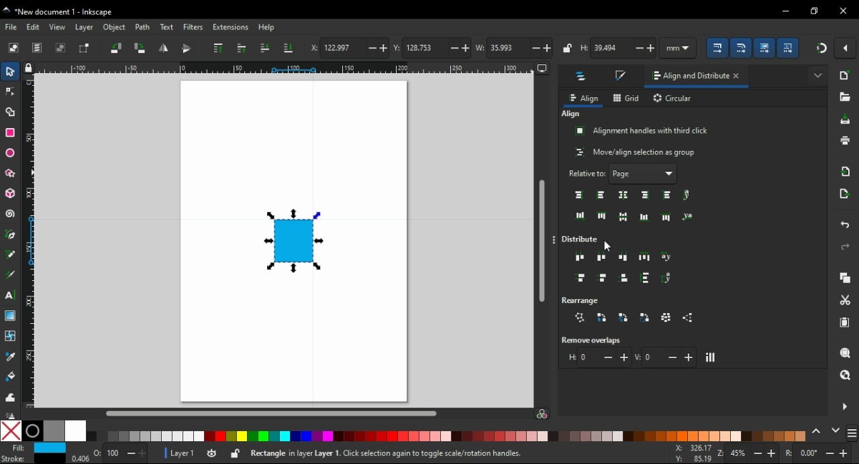 This screenshot has width=859, height=464. What do you see at coordinates (744, 47) in the screenshot?
I see `when scaling a rectangle, scale the radii of the rounded corners` at bounding box center [744, 47].